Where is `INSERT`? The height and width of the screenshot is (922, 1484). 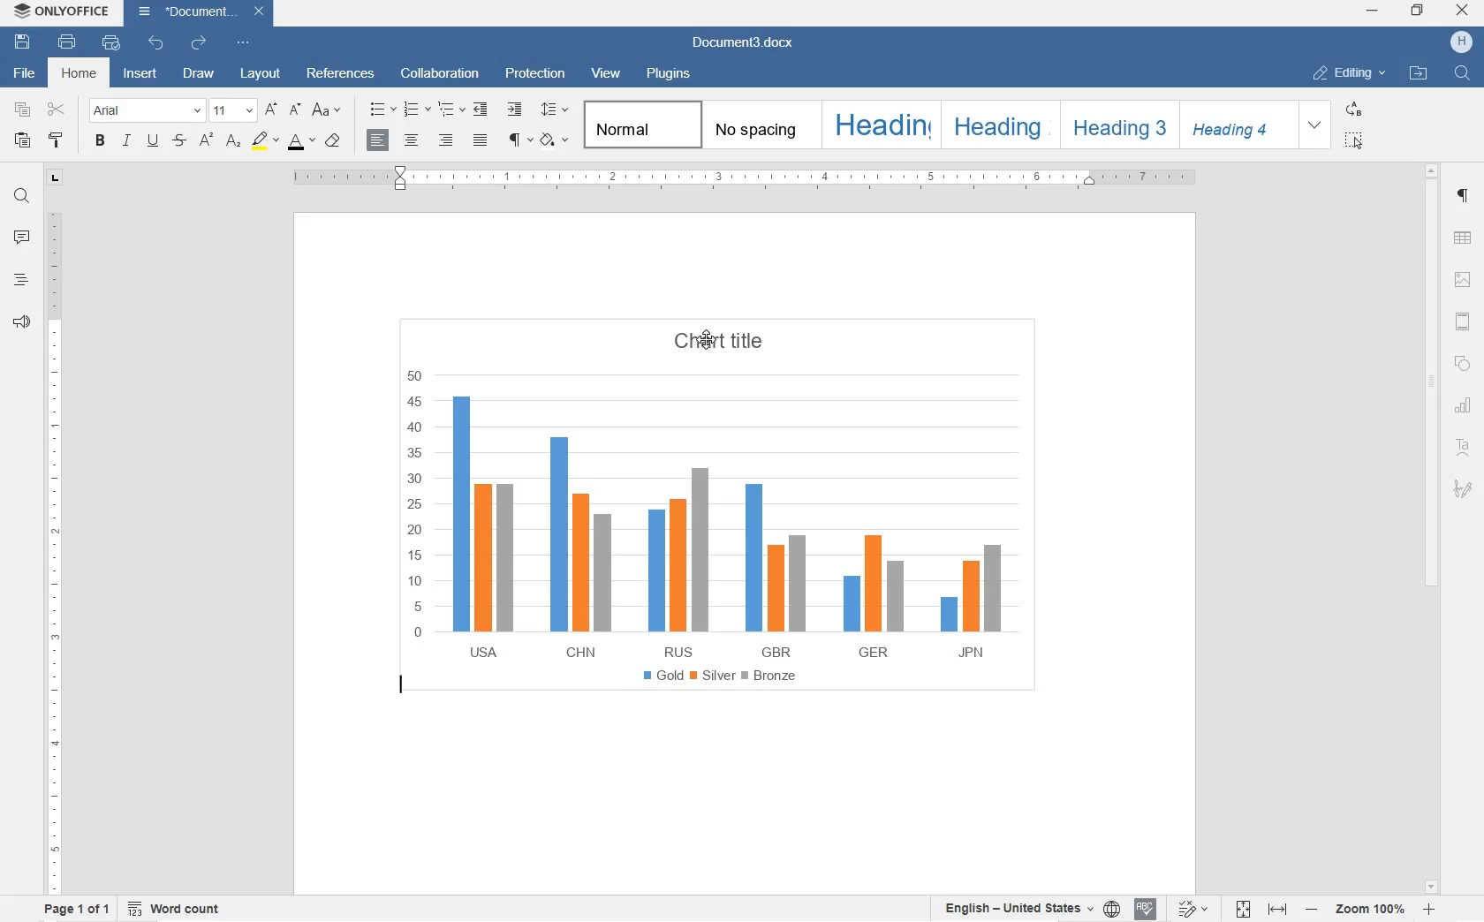 INSERT is located at coordinates (142, 74).